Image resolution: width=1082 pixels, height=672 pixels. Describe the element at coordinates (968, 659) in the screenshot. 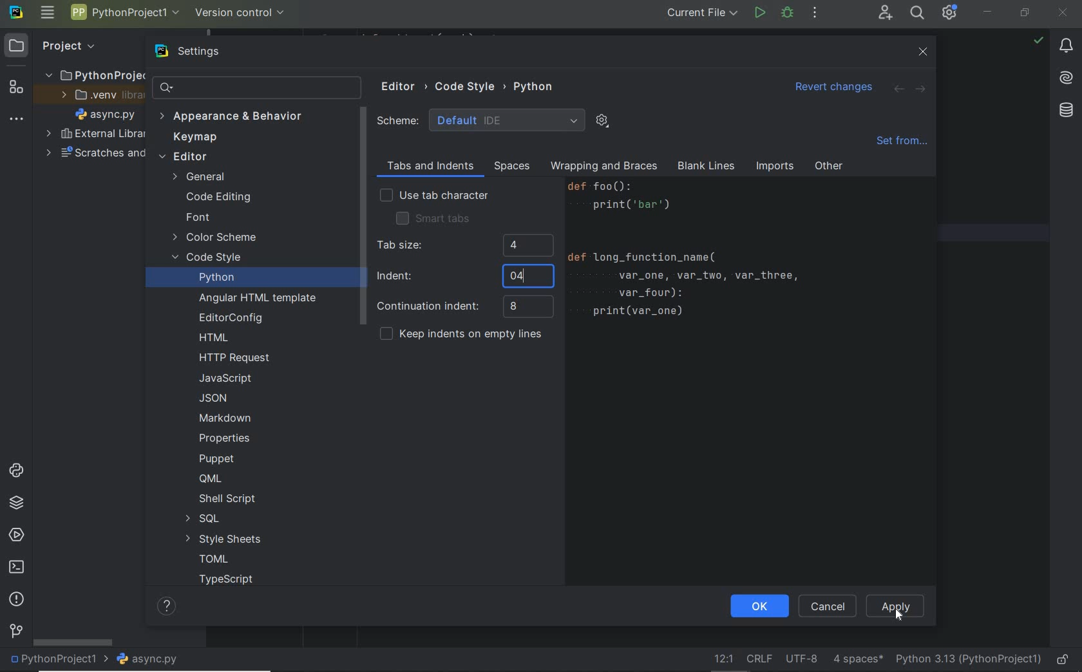

I see `current interpreter` at that location.